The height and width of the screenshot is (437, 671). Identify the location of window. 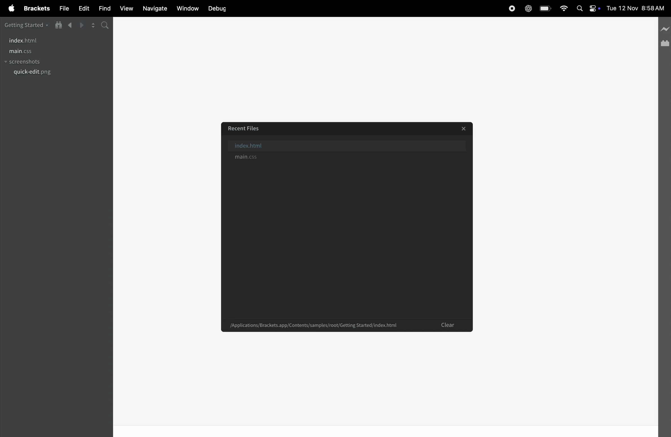
(186, 9).